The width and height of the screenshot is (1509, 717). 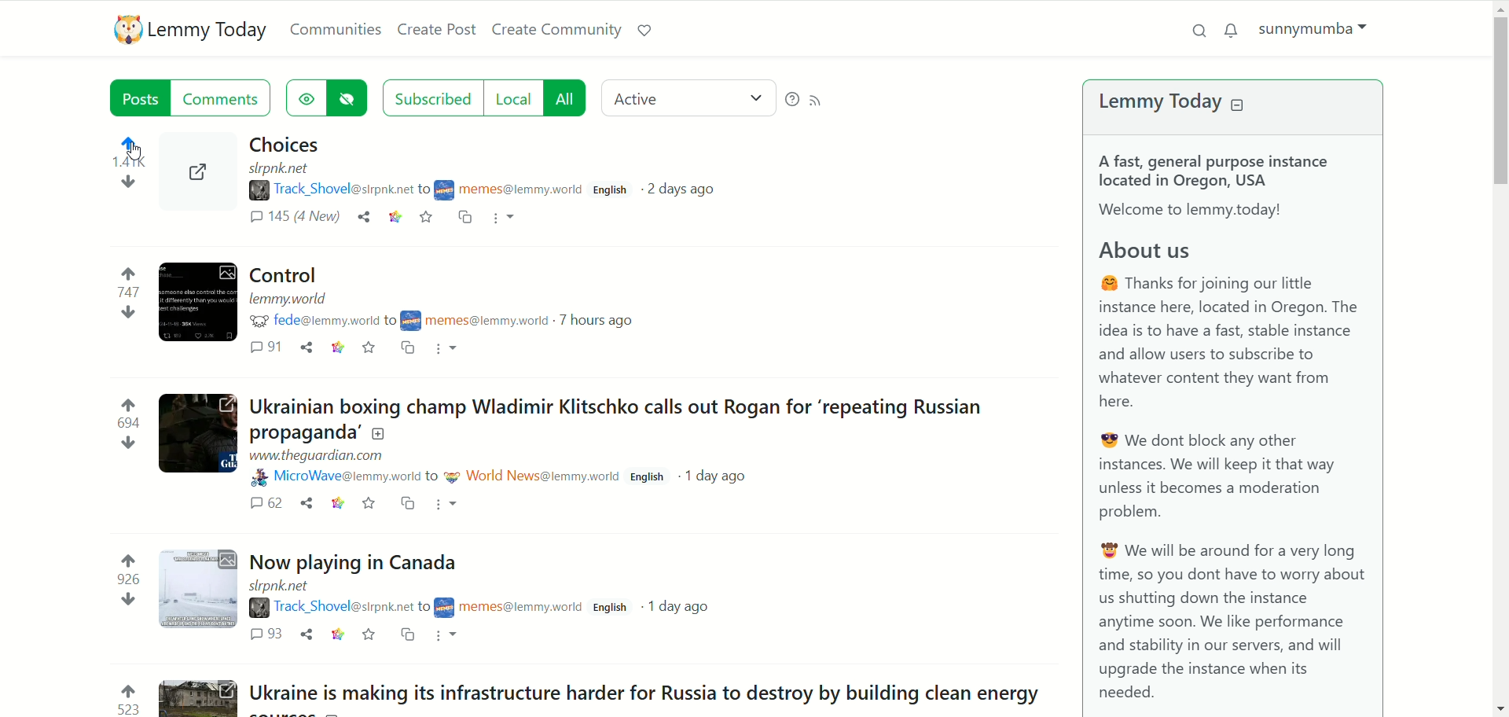 I want to click on upvote, so click(x=129, y=403).